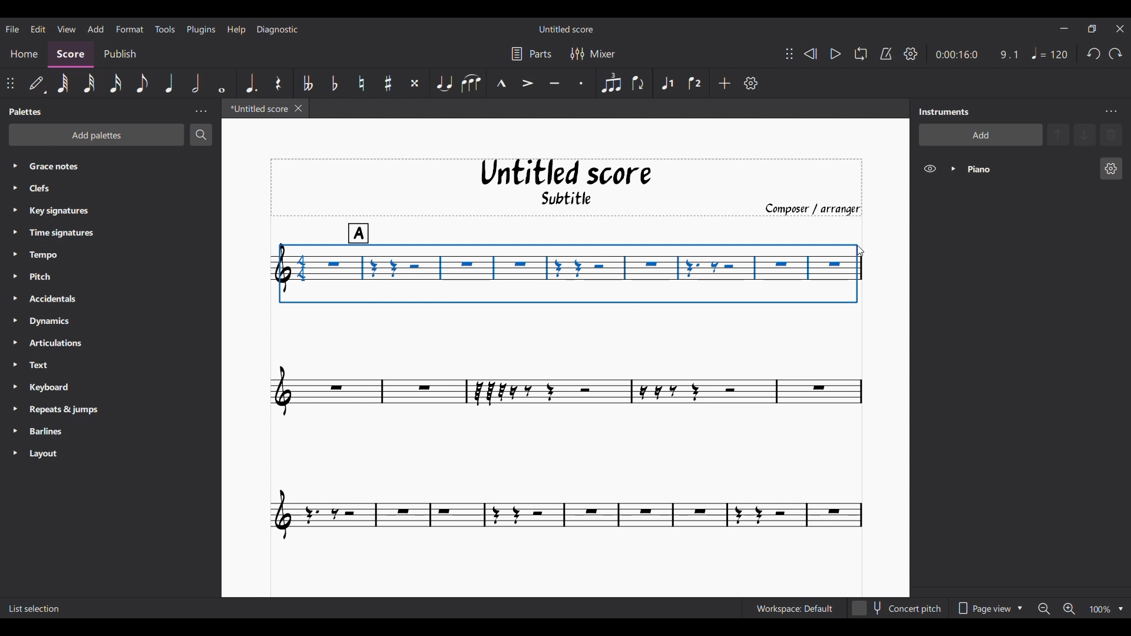  I want to click on Slur, so click(471, 83).